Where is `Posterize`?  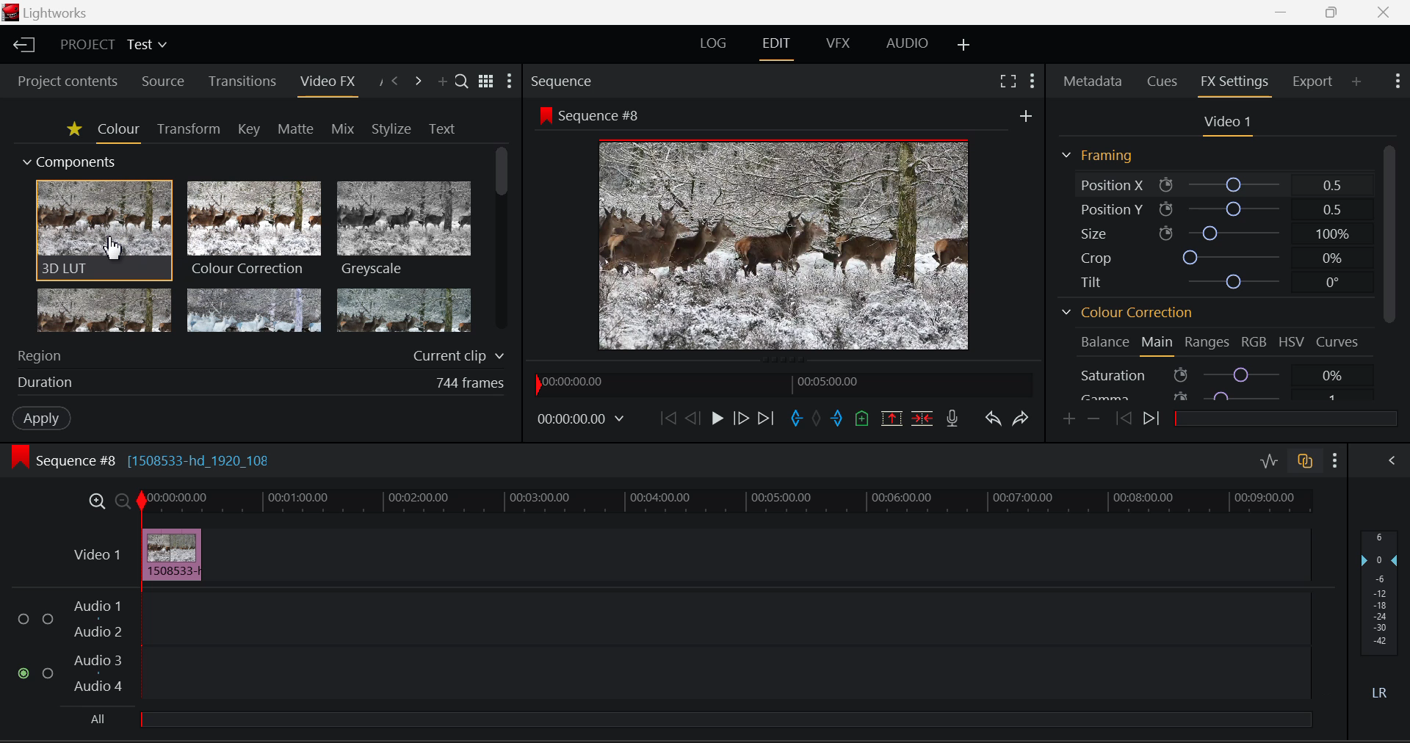
Posterize is located at coordinates (405, 311).